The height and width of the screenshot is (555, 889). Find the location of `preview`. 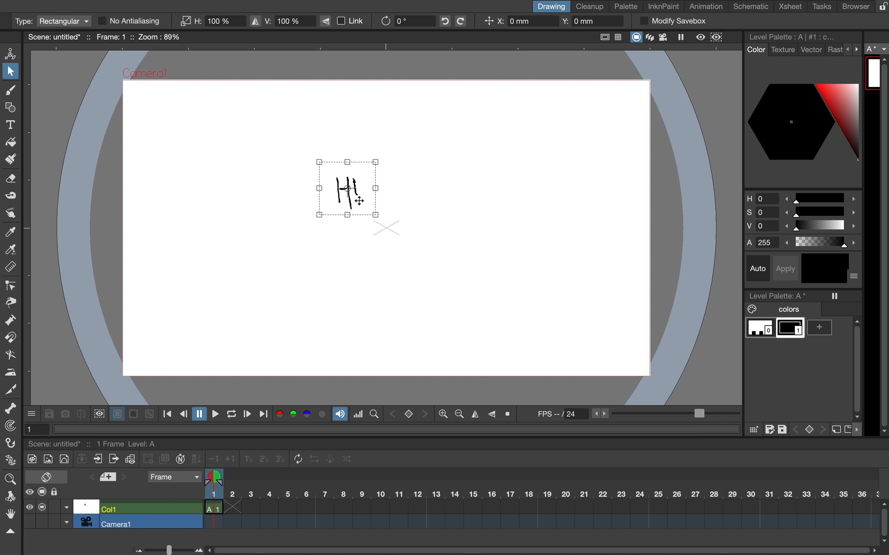

preview is located at coordinates (701, 37).